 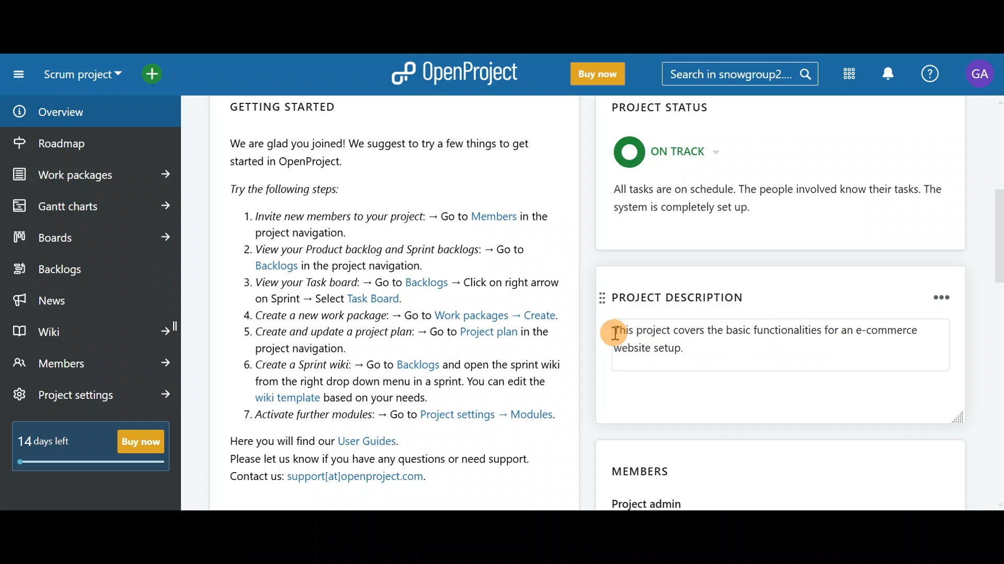 I want to click on project description, so click(x=671, y=298).